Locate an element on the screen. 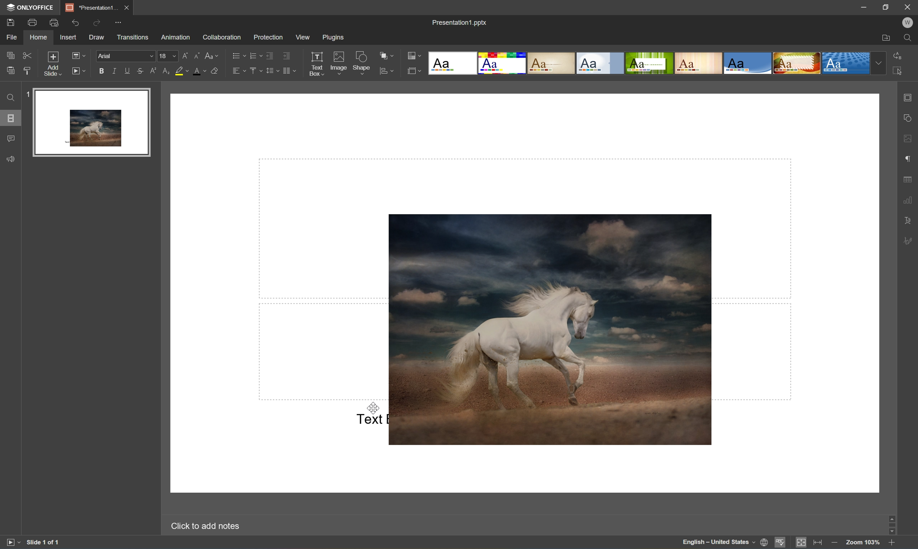 The width and height of the screenshot is (918, 549). Protection is located at coordinates (268, 37).